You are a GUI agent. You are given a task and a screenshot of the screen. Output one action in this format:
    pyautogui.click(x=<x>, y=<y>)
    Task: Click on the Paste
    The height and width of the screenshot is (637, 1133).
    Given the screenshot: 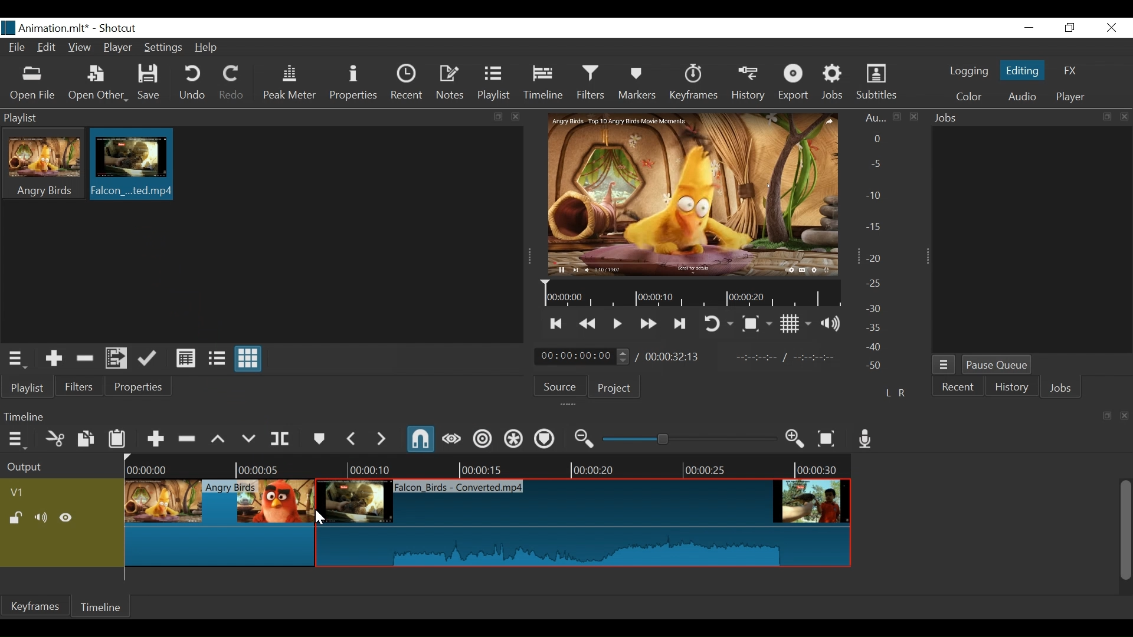 What is the action you would take?
    pyautogui.click(x=117, y=437)
    